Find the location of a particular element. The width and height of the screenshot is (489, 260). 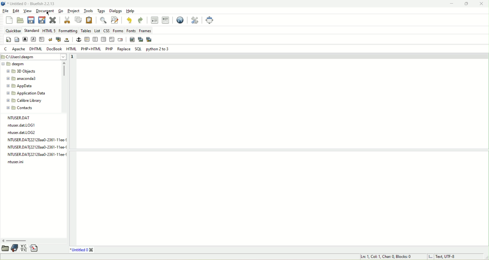

horizontal rule is located at coordinates (87, 39).